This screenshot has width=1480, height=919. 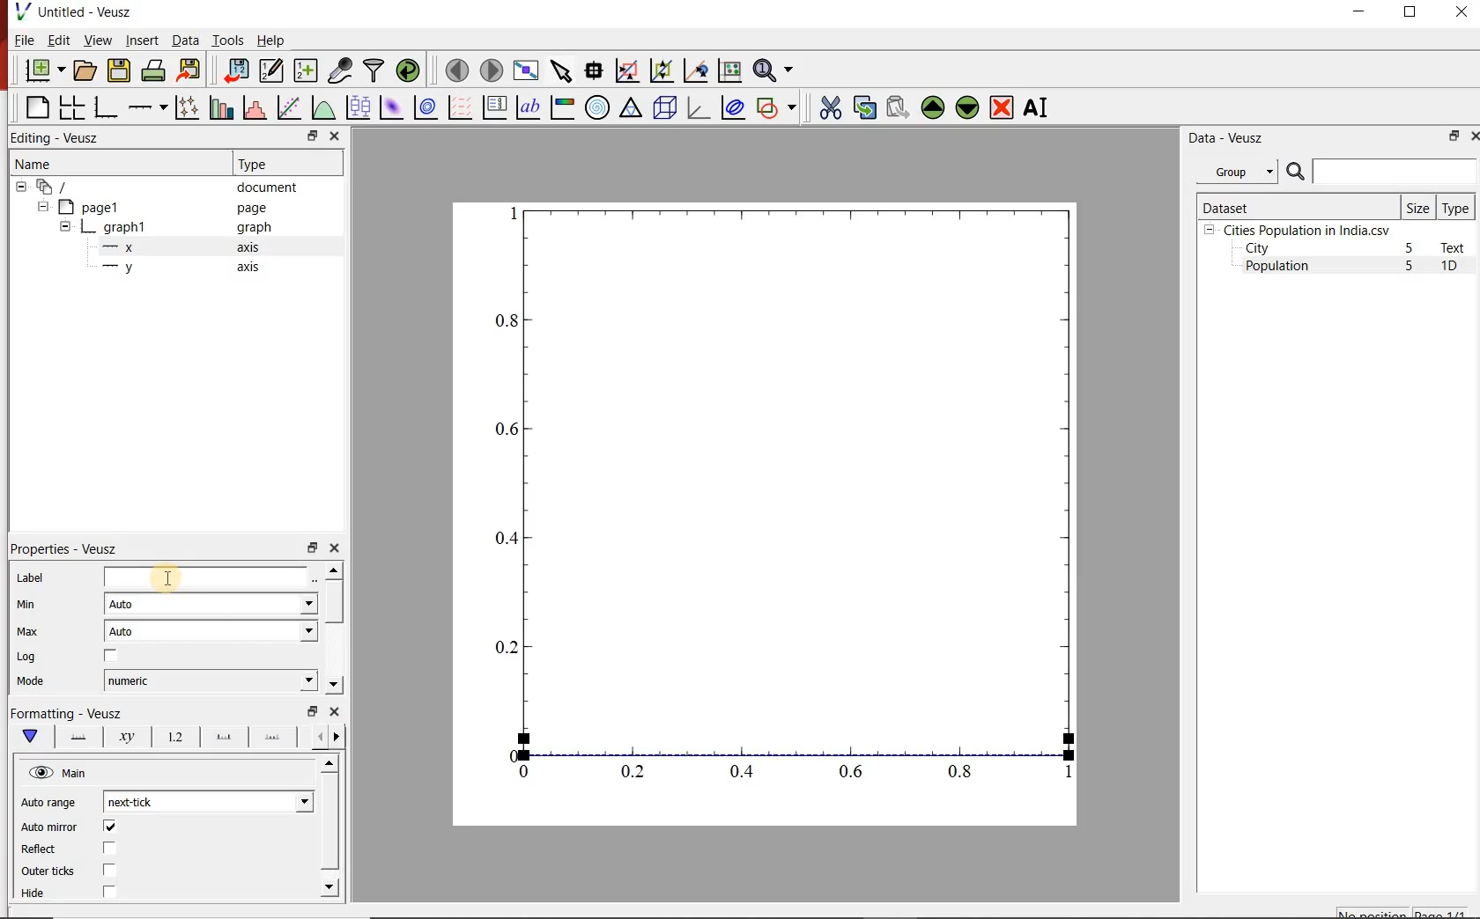 I want to click on Add an axis to the plot, so click(x=147, y=105).